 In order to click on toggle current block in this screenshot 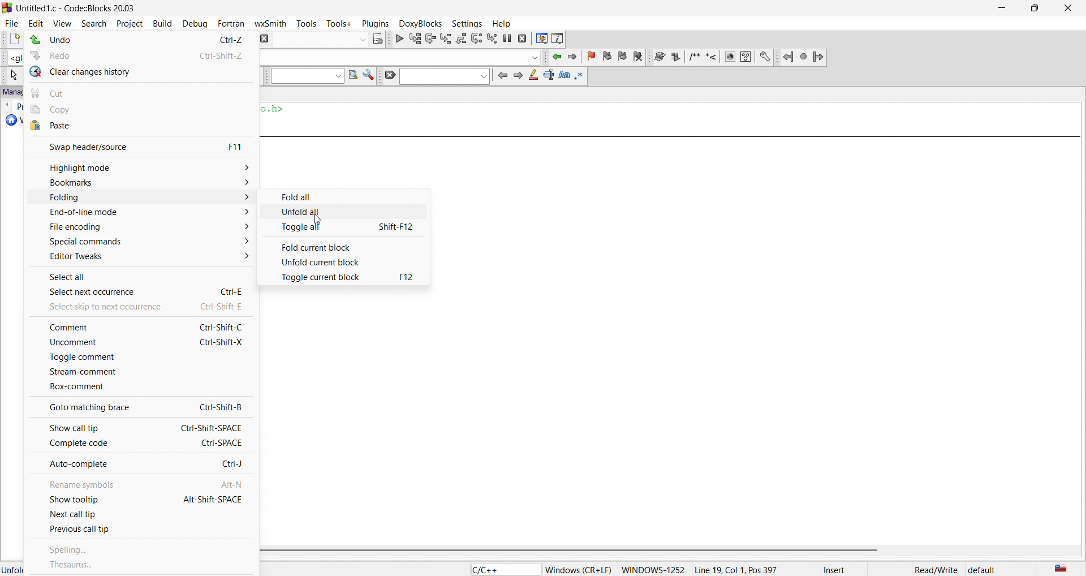, I will do `click(347, 277)`.